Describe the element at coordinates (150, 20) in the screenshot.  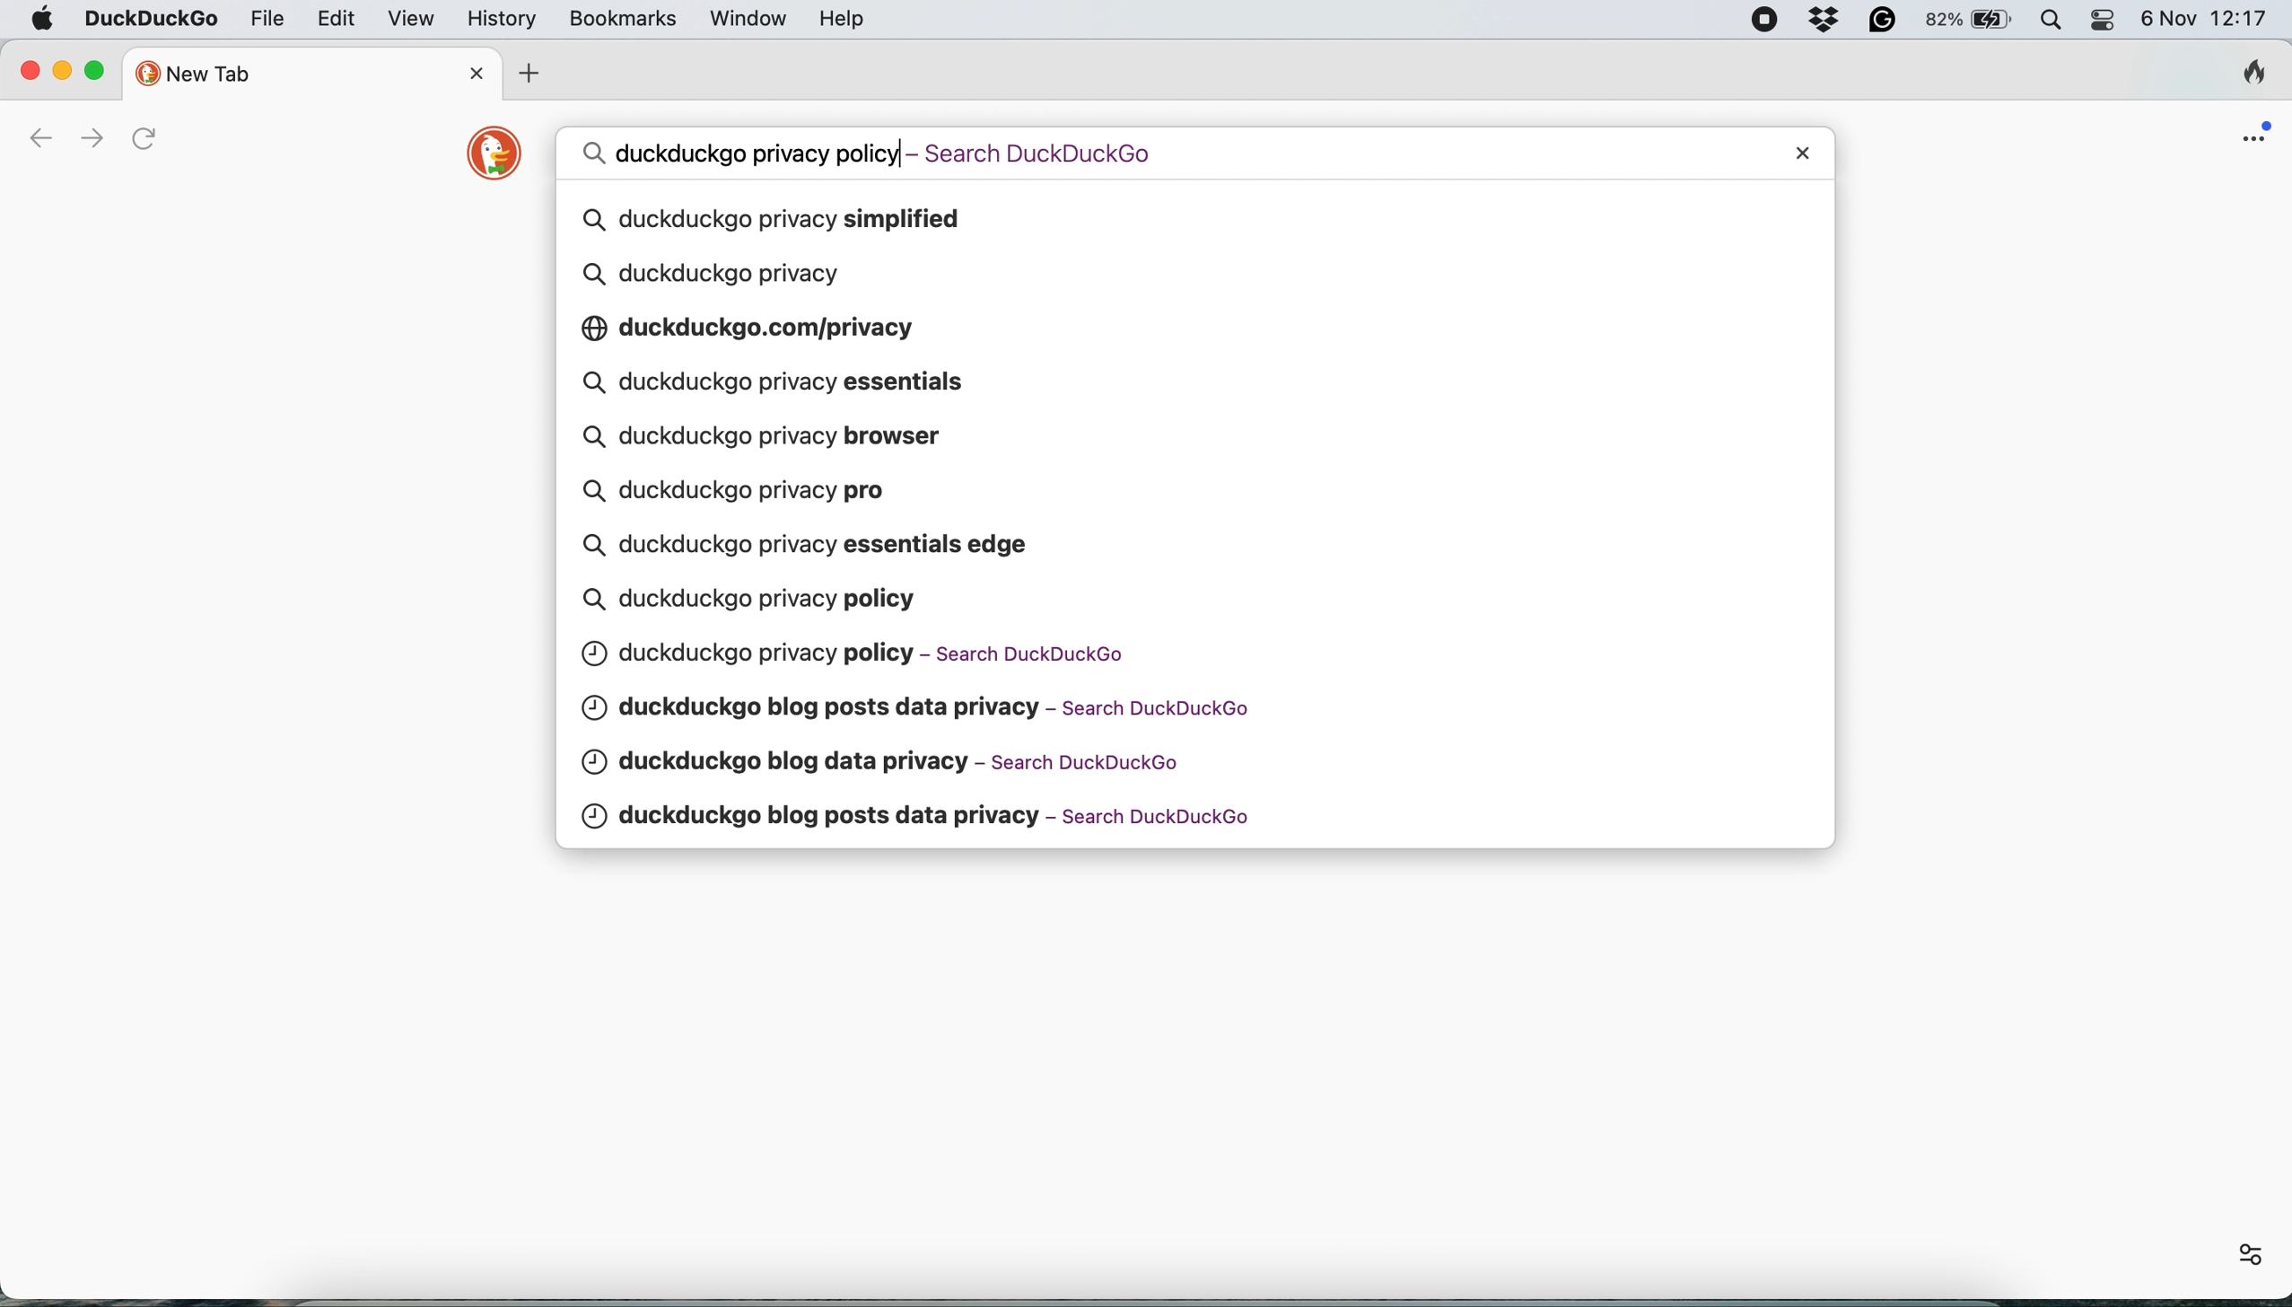
I see `duckduckgo` at that location.